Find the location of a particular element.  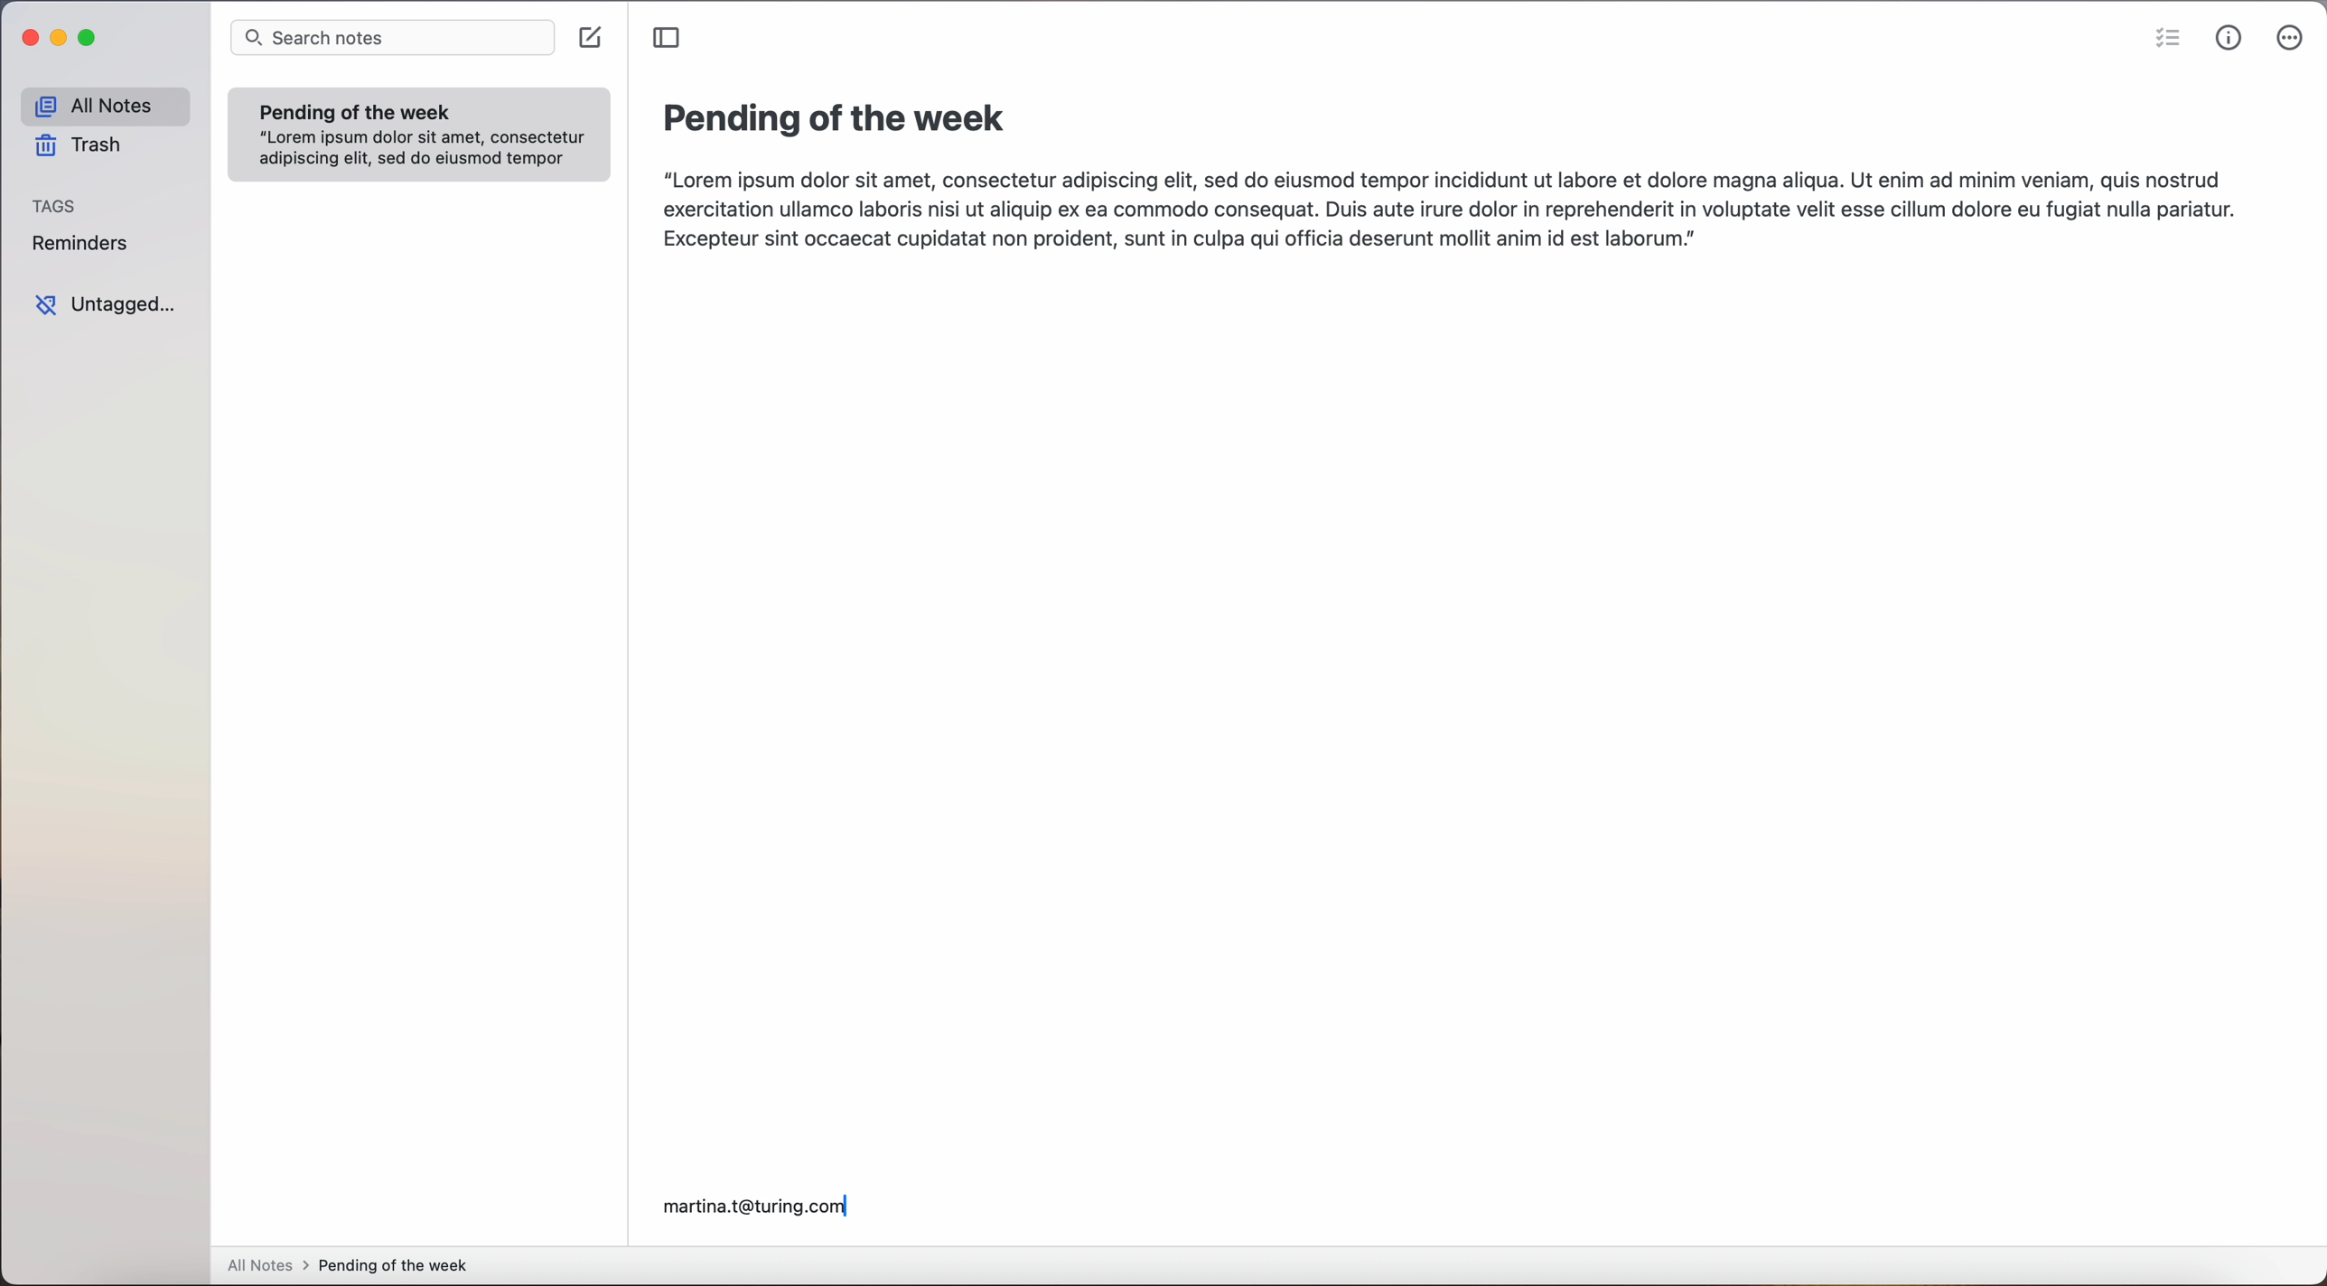

reminders is located at coordinates (84, 246).